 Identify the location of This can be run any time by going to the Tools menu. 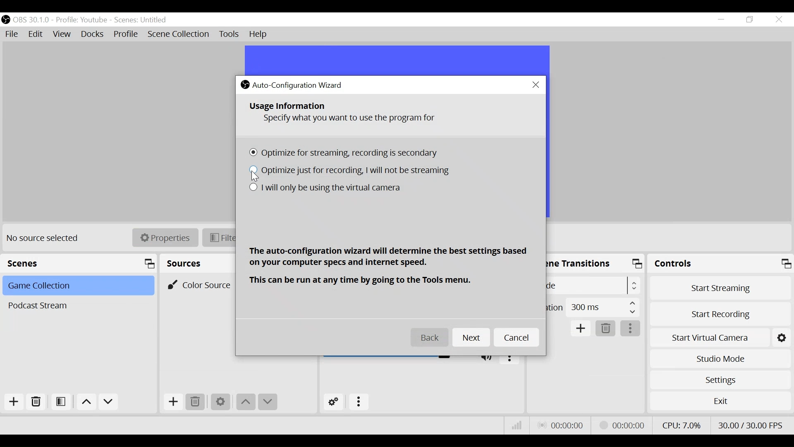
(364, 281).